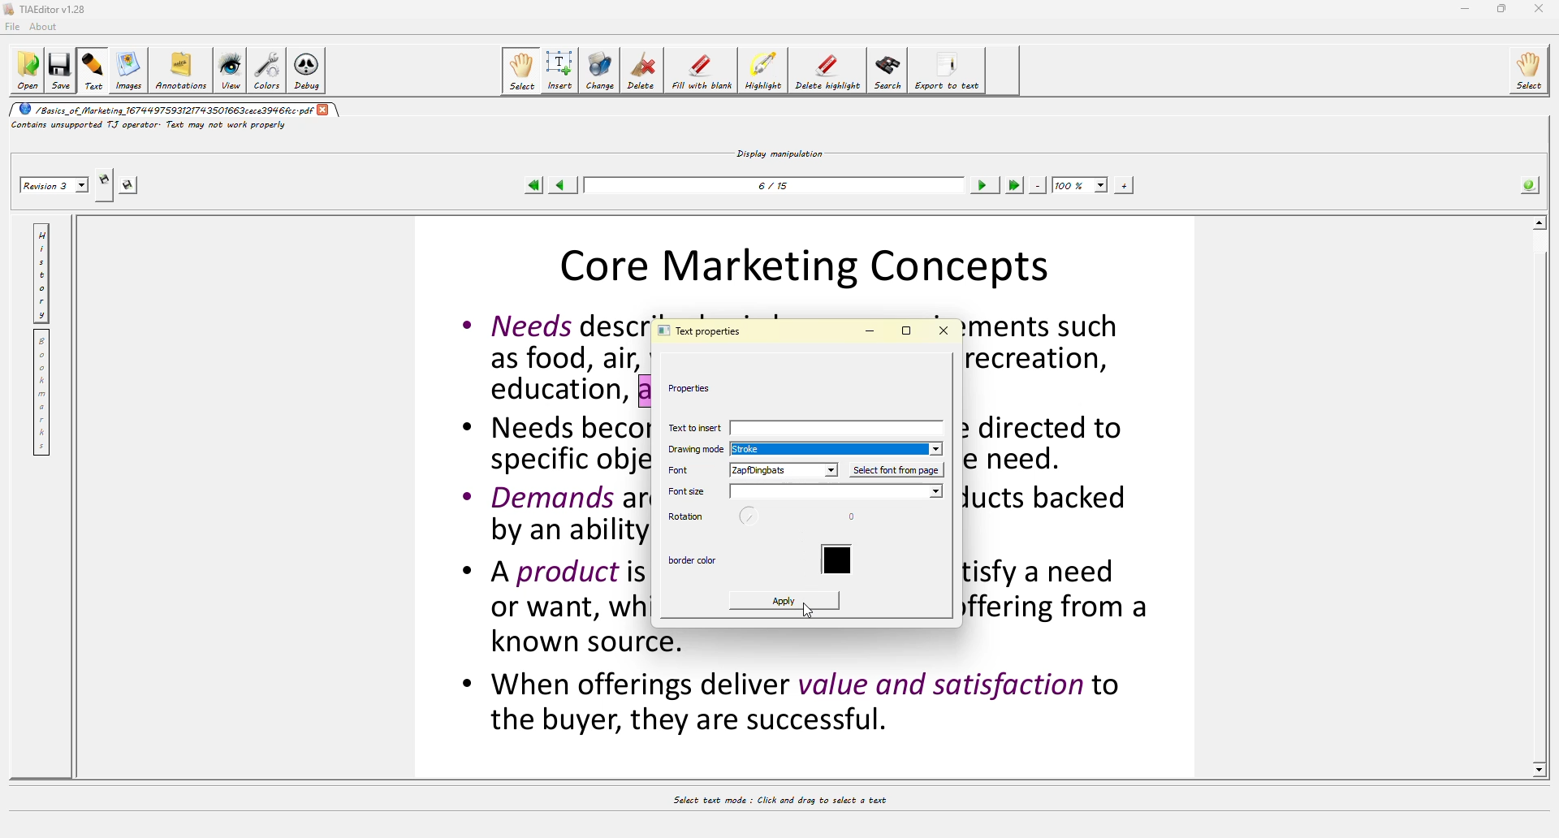  Describe the element at coordinates (56, 186) in the screenshot. I see `revision 2` at that location.